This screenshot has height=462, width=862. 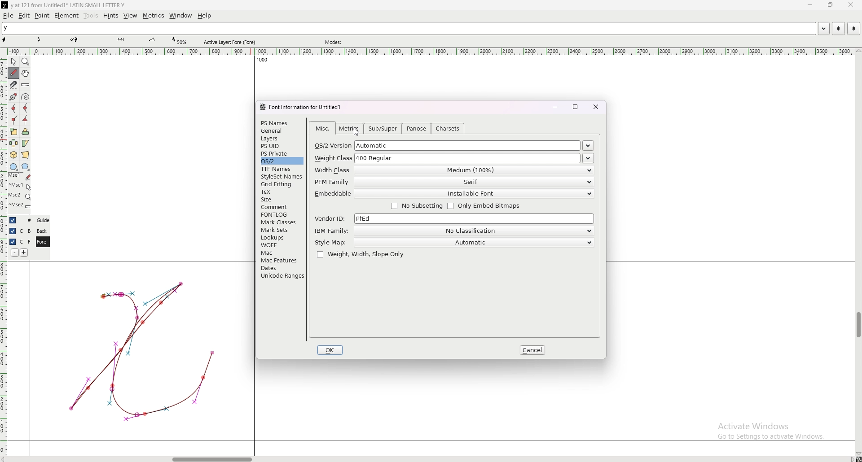 What do you see at coordinates (14, 143) in the screenshot?
I see `flip the selection` at bounding box center [14, 143].